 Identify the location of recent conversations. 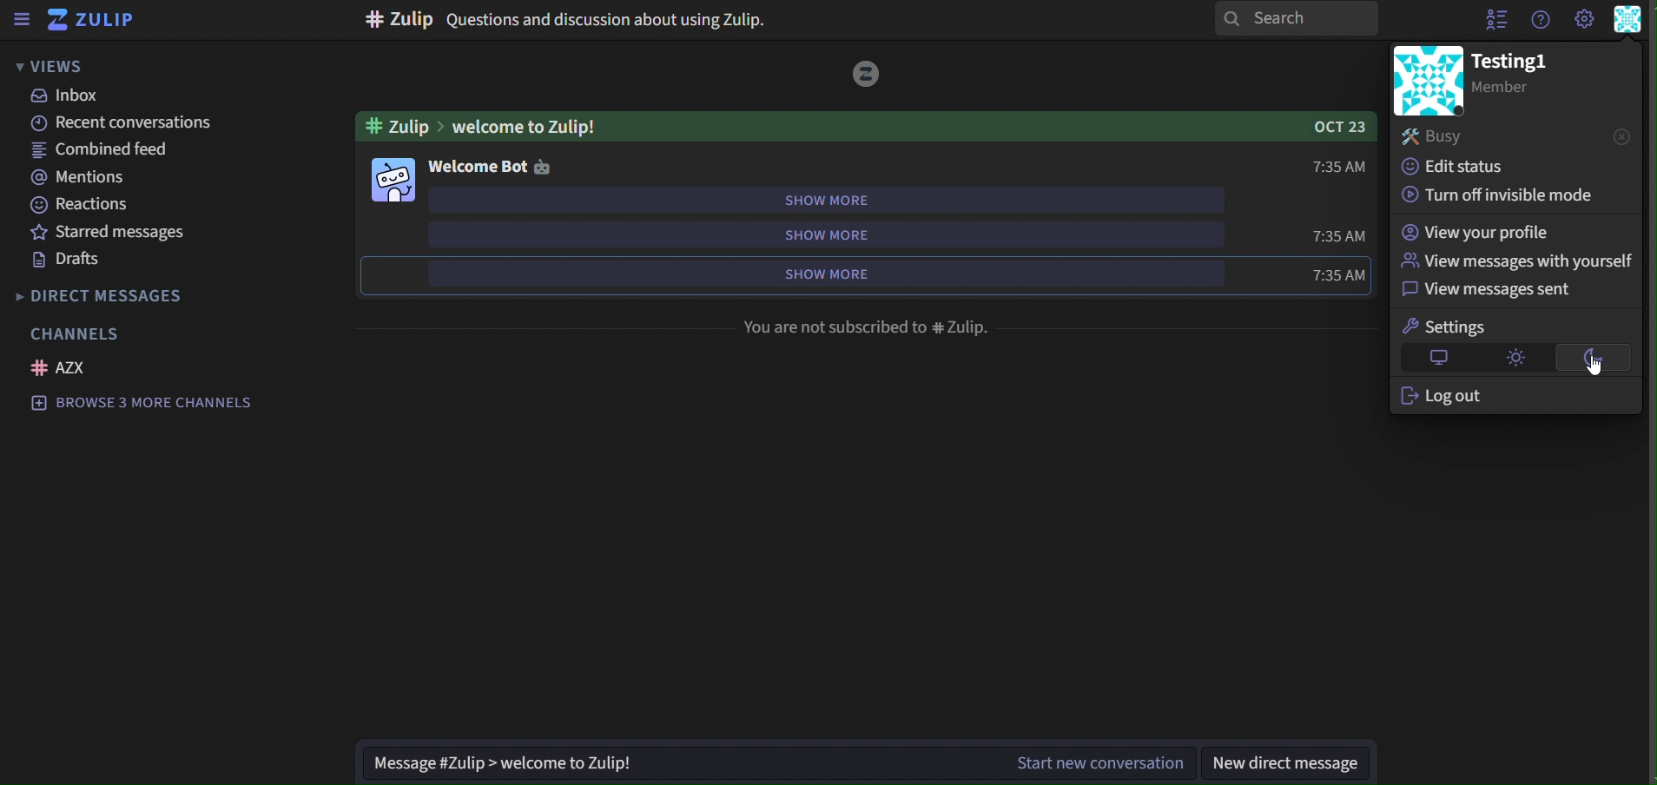
(116, 122).